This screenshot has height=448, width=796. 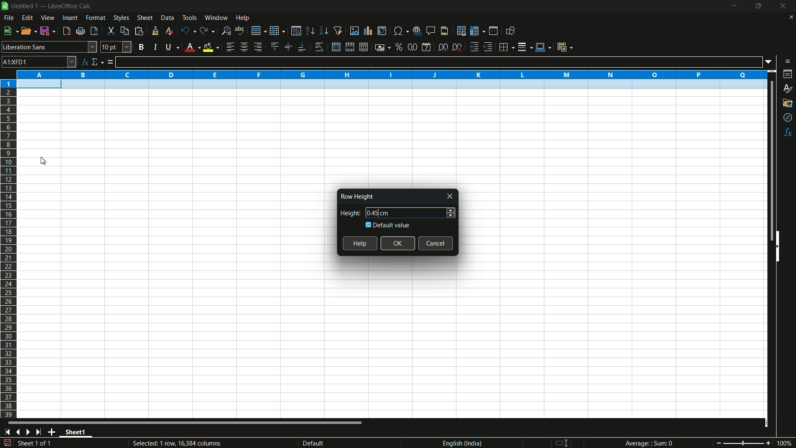 What do you see at coordinates (240, 30) in the screenshot?
I see `spelling` at bounding box center [240, 30].